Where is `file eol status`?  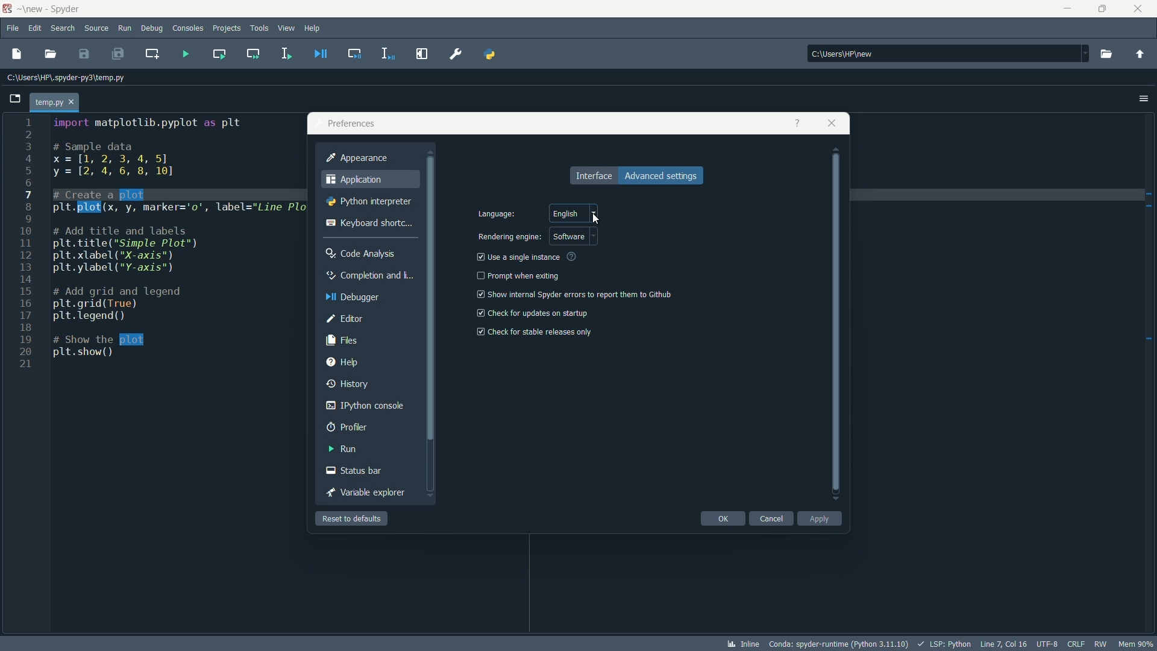
file eol status is located at coordinates (1076, 645).